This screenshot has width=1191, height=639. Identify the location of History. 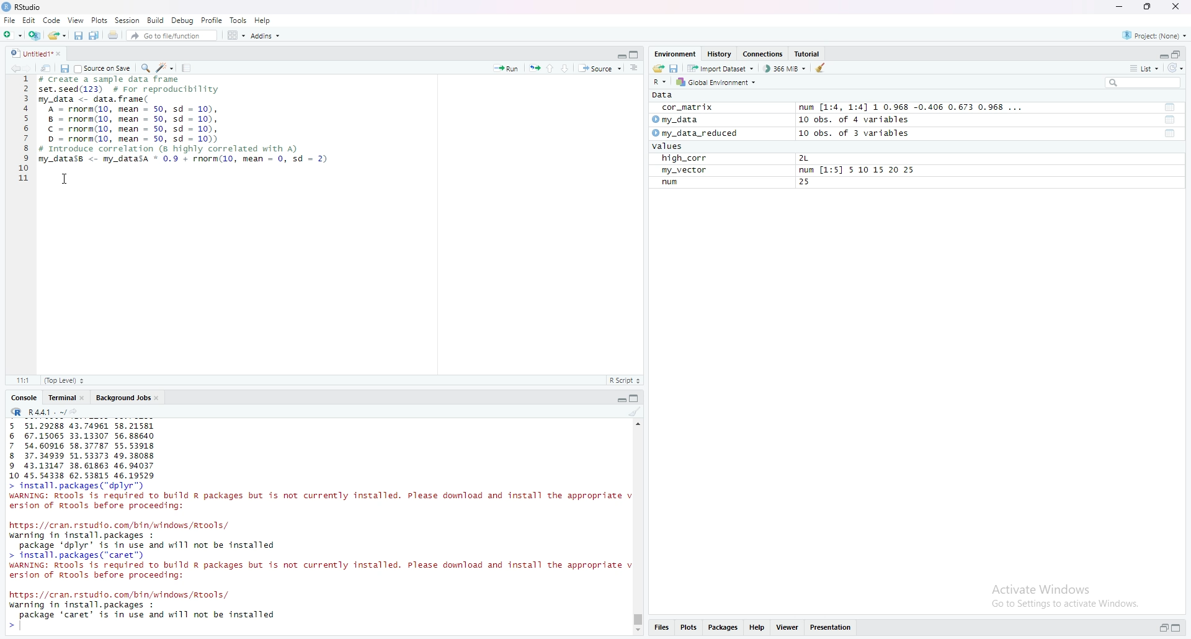
(720, 53).